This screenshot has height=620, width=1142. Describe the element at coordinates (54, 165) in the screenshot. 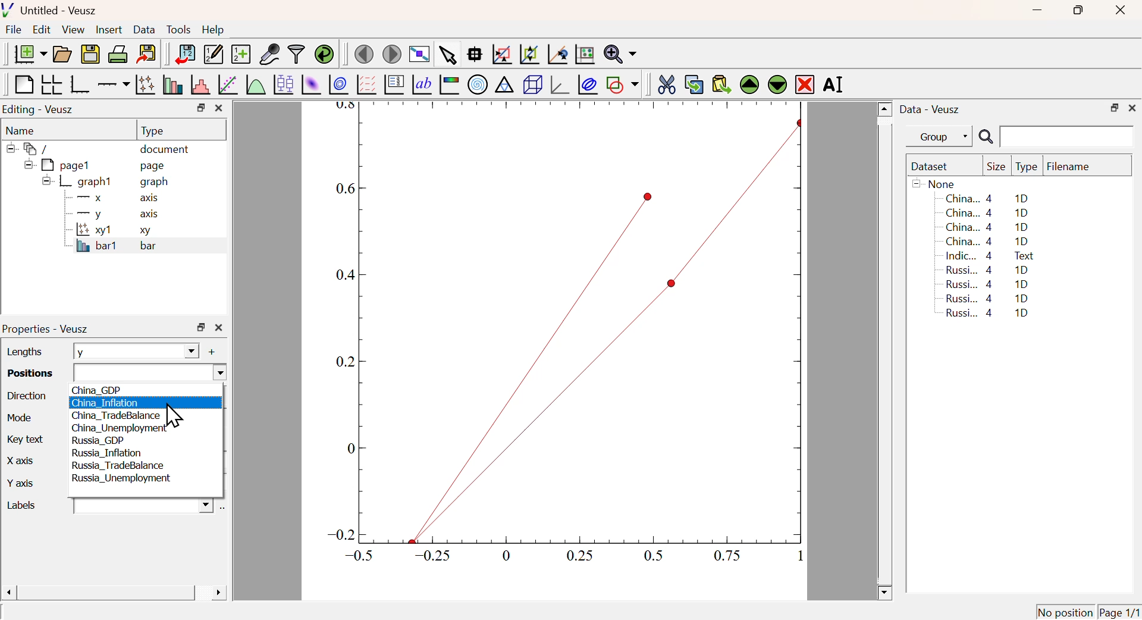

I see `pagel` at that location.